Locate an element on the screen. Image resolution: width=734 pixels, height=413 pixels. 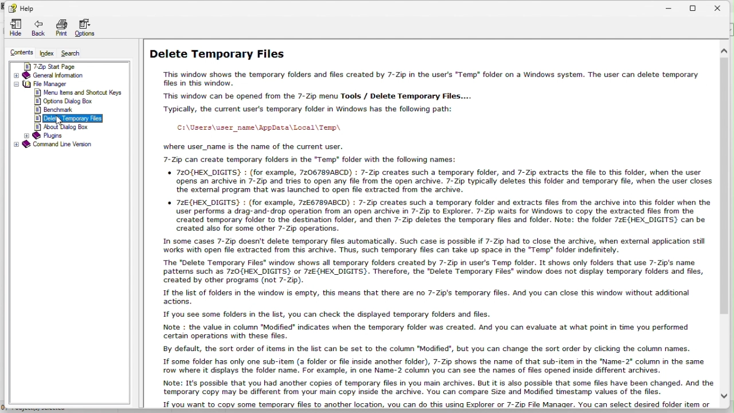
Print is located at coordinates (61, 29).